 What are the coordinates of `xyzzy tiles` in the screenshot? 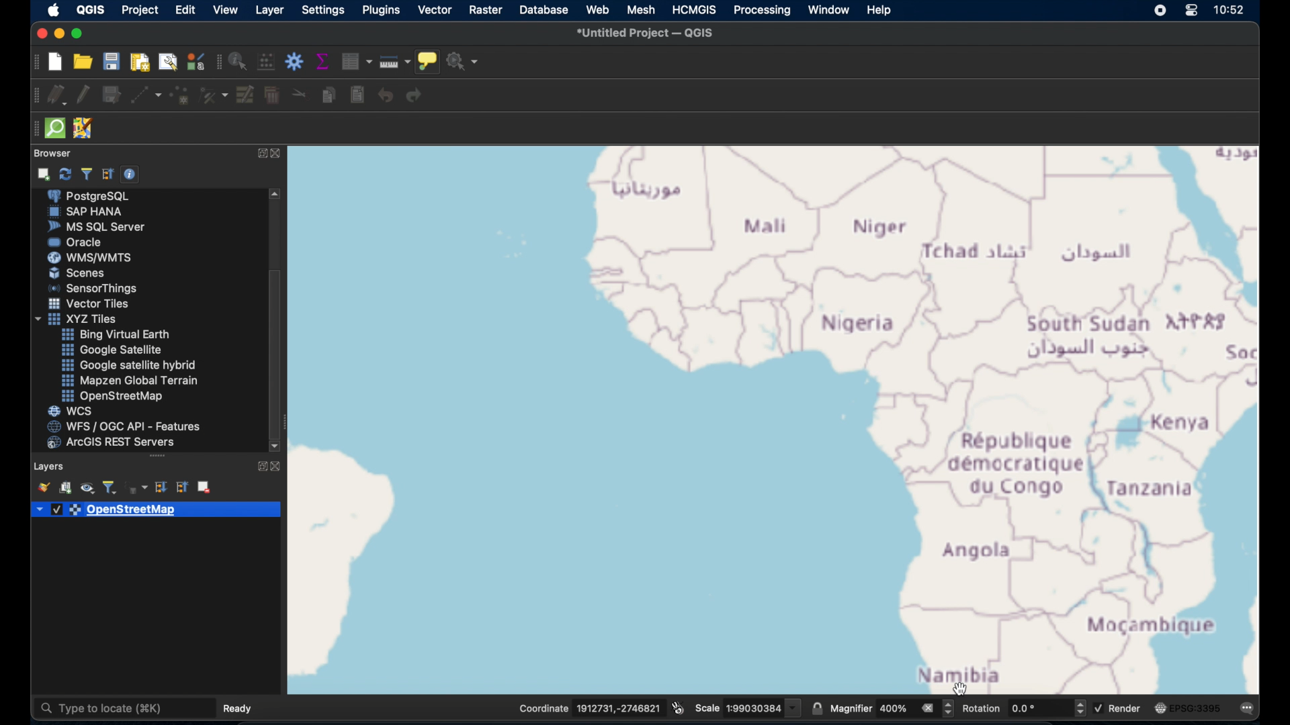 It's located at (75, 319).